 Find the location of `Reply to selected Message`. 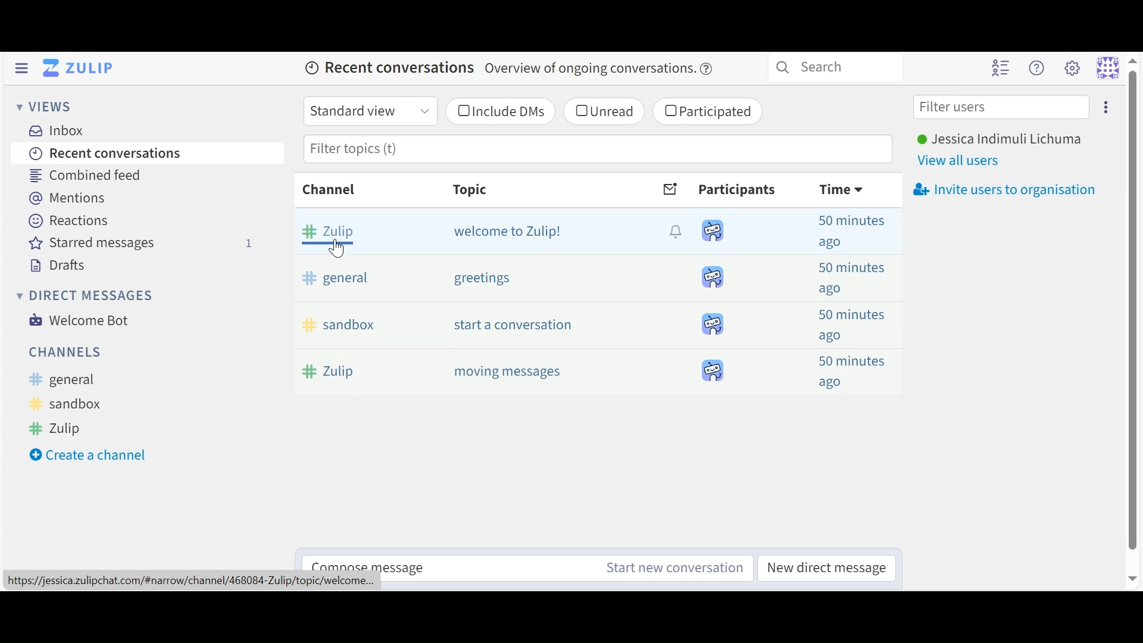

Reply to selected Message is located at coordinates (452, 563).